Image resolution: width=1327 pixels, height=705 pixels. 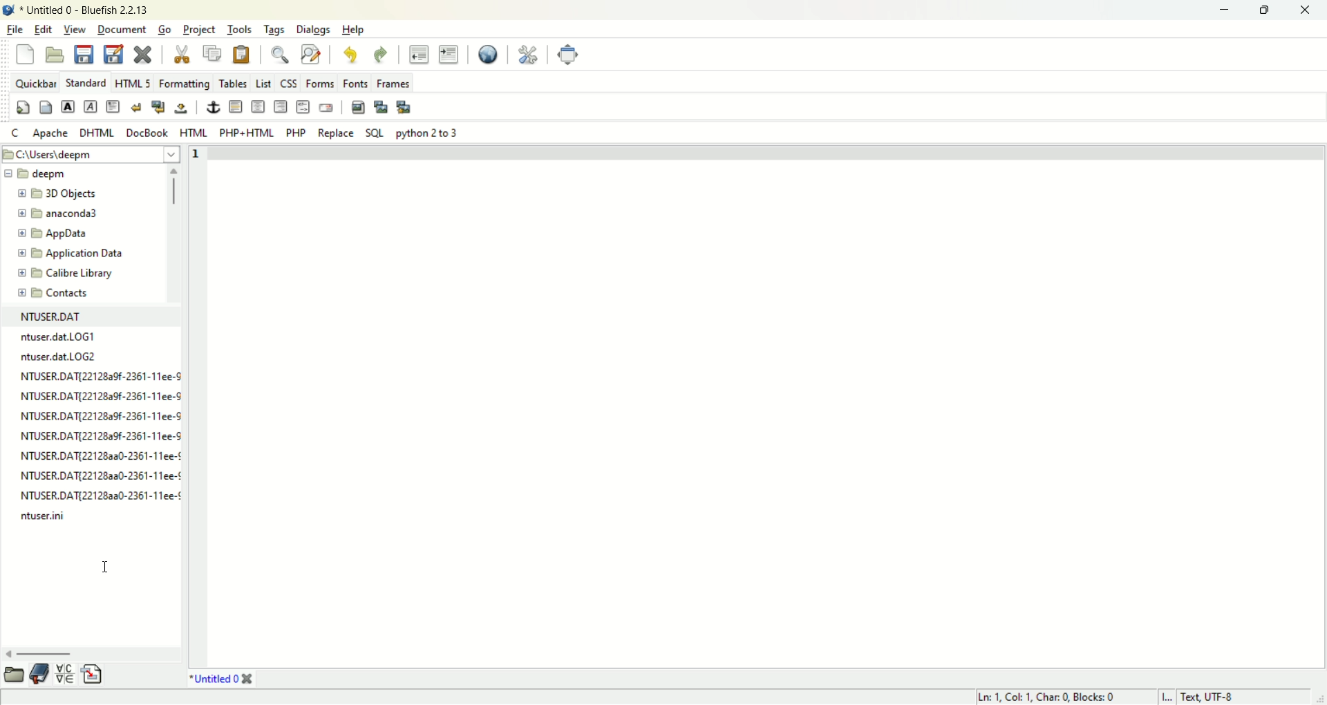 I want to click on c, so click(x=15, y=133).